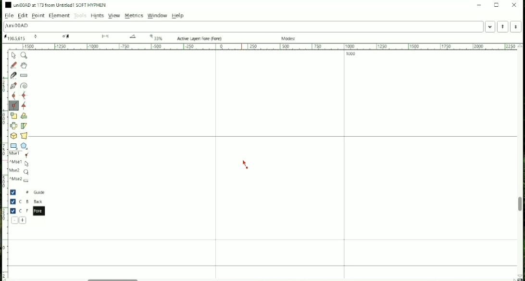 The width and height of the screenshot is (525, 281). I want to click on Element, so click(59, 16).